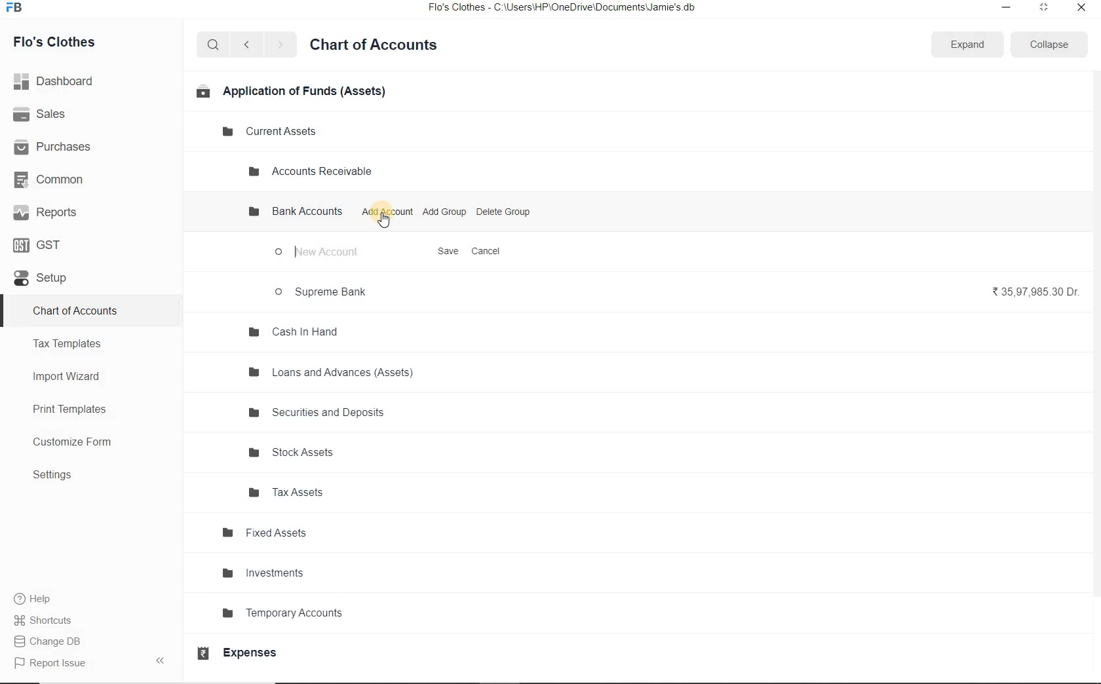 The width and height of the screenshot is (1101, 684). Describe the element at coordinates (323, 254) in the screenshot. I see `New Account` at that location.